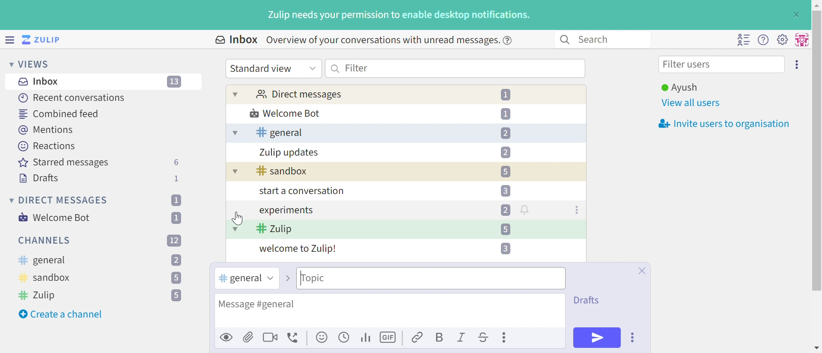 The image size is (822, 353). What do you see at coordinates (504, 248) in the screenshot?
I see `3` at bounding box center [504, 248].